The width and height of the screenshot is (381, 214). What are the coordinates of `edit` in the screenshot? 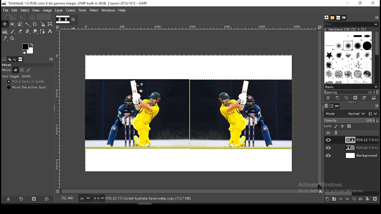 It's located at (15, 10).